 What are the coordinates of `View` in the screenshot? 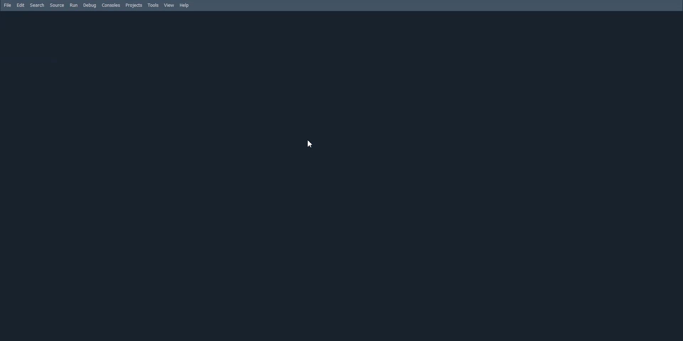 It's located at (169, 5).